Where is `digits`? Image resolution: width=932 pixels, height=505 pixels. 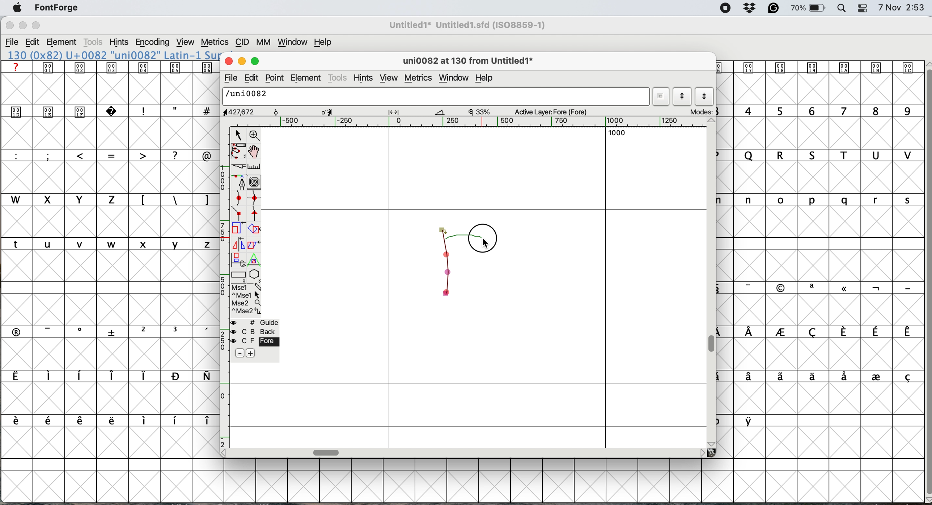 digits is located at coordinates (818, 112).